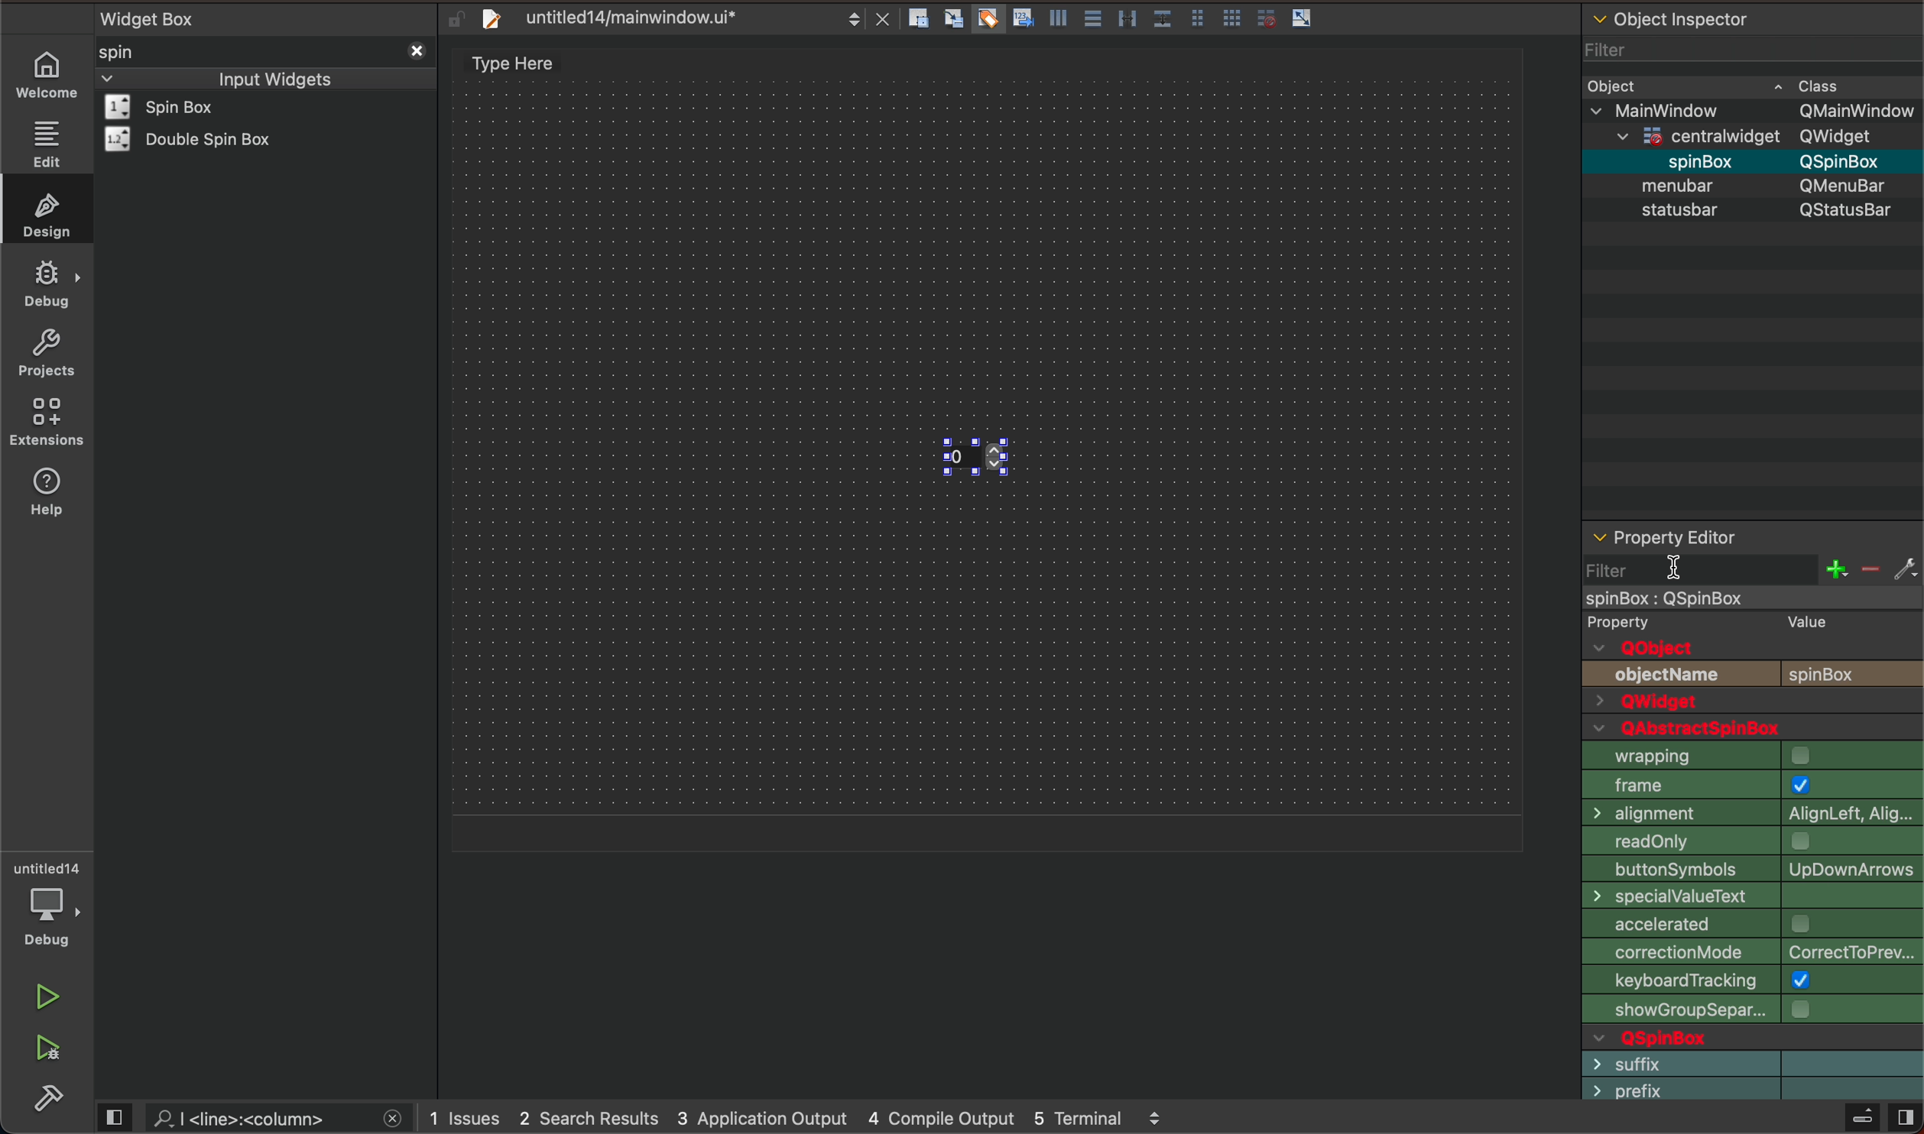 The width and height of the screenshot is (1924, 1134). What do you see at coordinates (1854, 674) in the screenshot?
I see `text` at bounding box center [1854, 674].